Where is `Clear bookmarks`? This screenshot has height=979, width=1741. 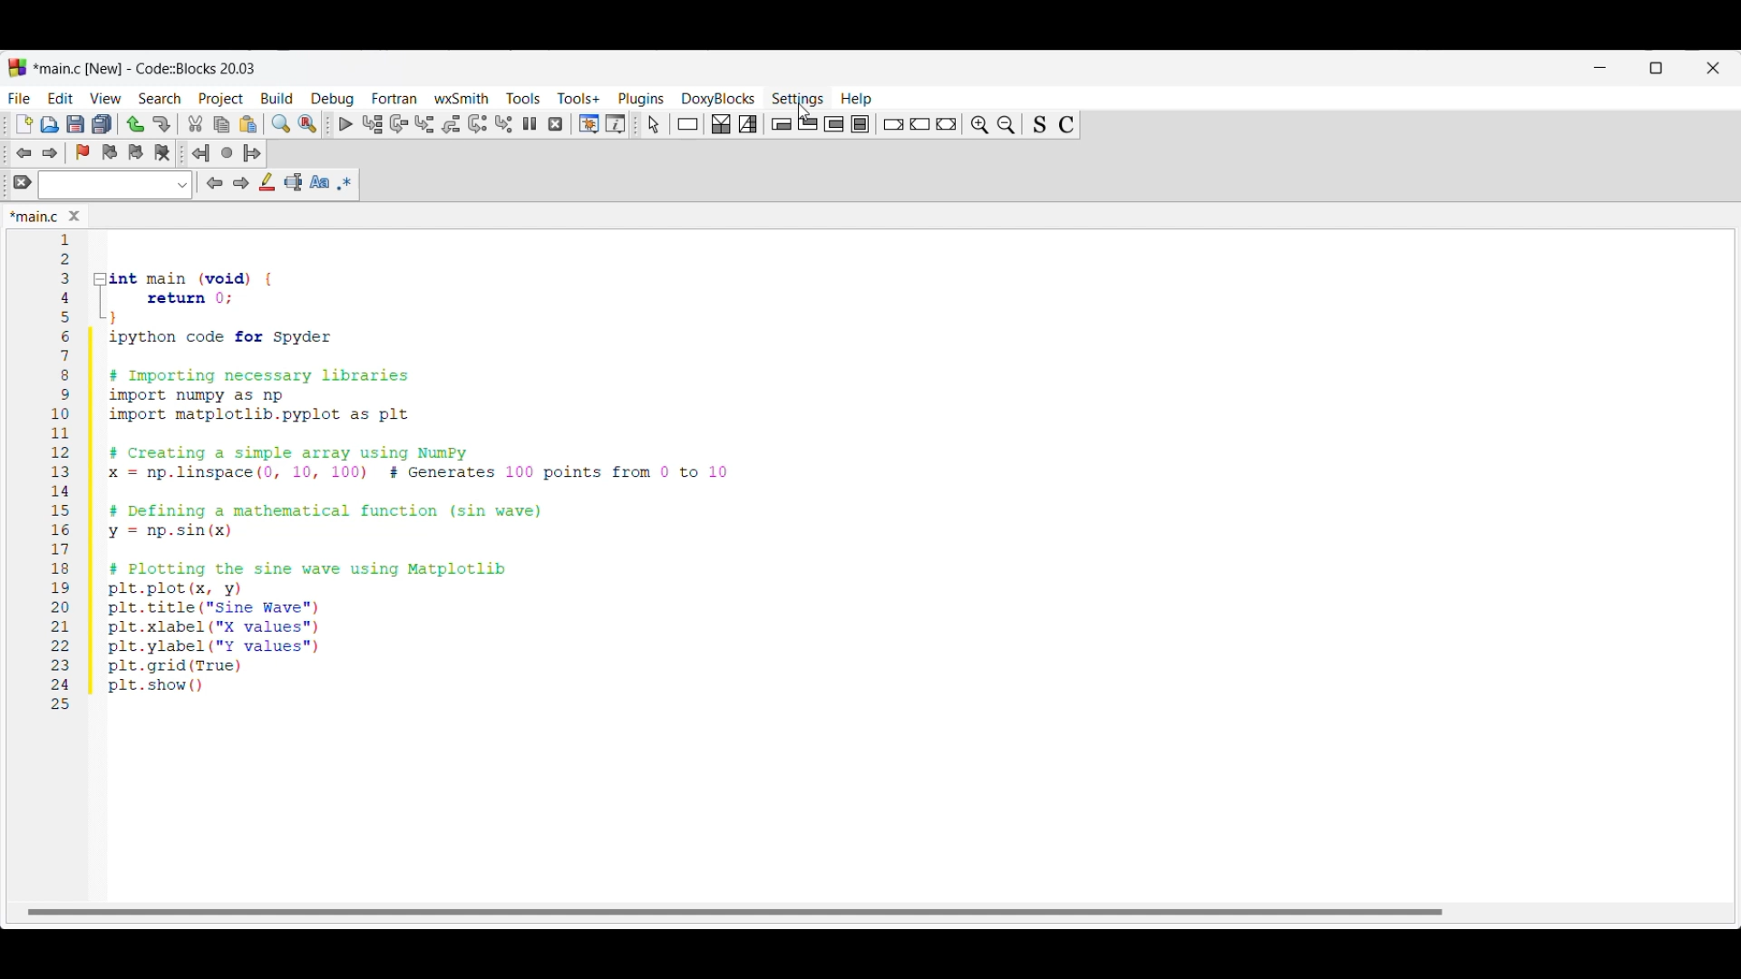
Clear bookmarks is located at coordinates (161, 153).